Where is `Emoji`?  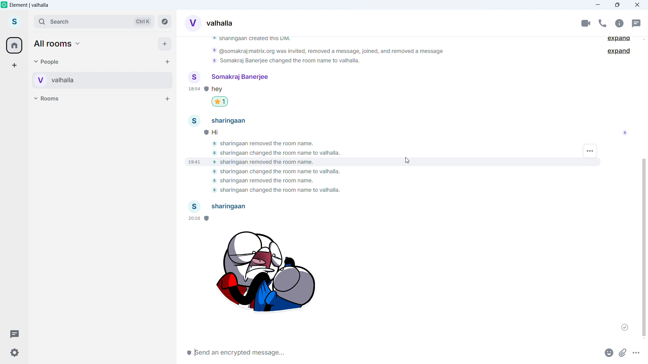 Emoji is located at coordinates (607, 352).